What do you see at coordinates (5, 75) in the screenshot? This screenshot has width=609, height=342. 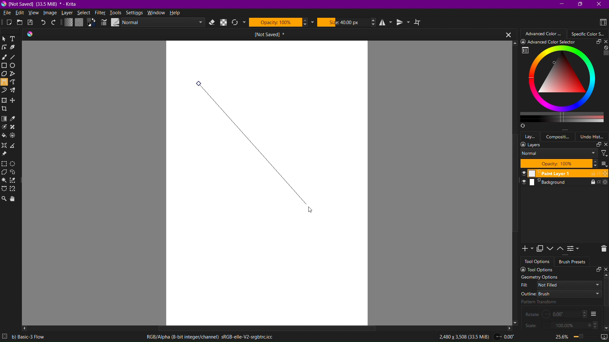 I see `Polygon Tool` at bounding box center [5, 75].